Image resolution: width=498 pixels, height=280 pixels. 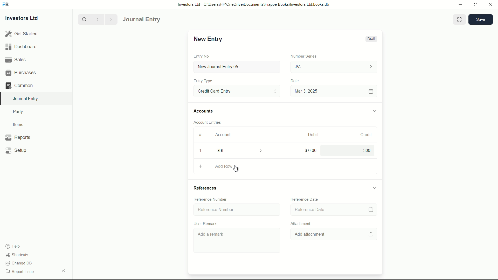 I want to click on search, so click(x=84, y=19).